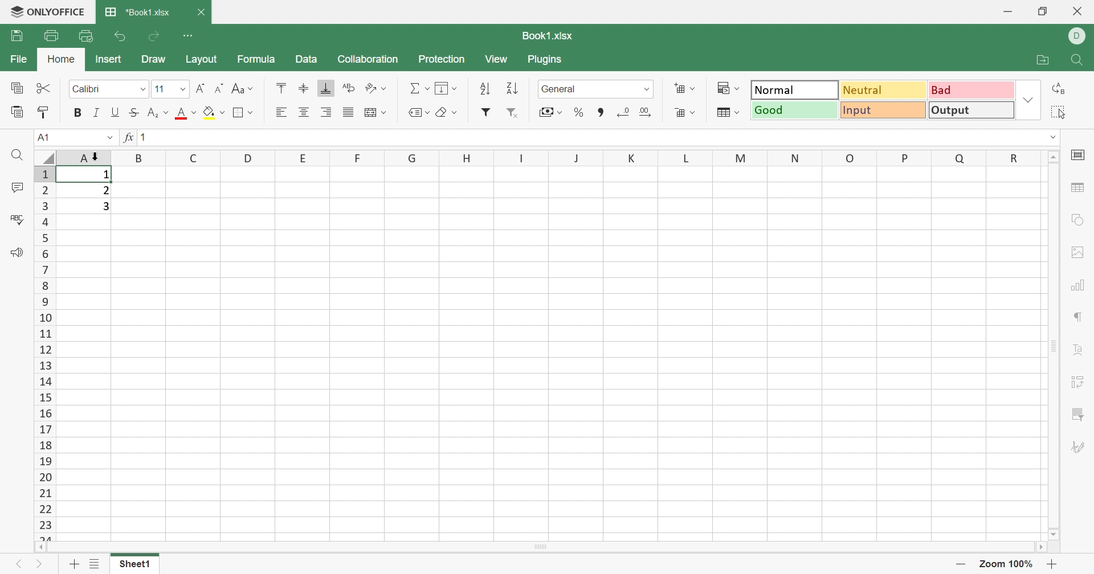 The height and width of the screenshot is (574, 1094). What do you see at coordinates (21, 59) in the screenshot?
I see `File` at bounding box center [21, 59].